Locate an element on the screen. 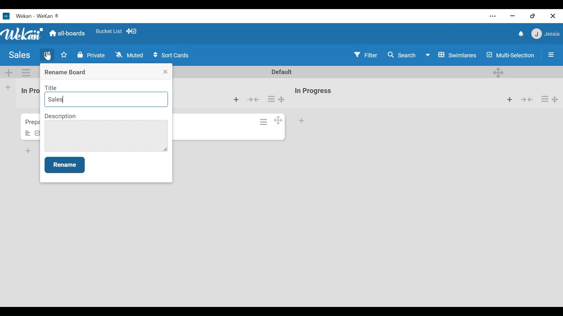 Image resolution: width=563 pixels, height=316 pixels. Add card to the top of the list is located at coordinates (509, 99).